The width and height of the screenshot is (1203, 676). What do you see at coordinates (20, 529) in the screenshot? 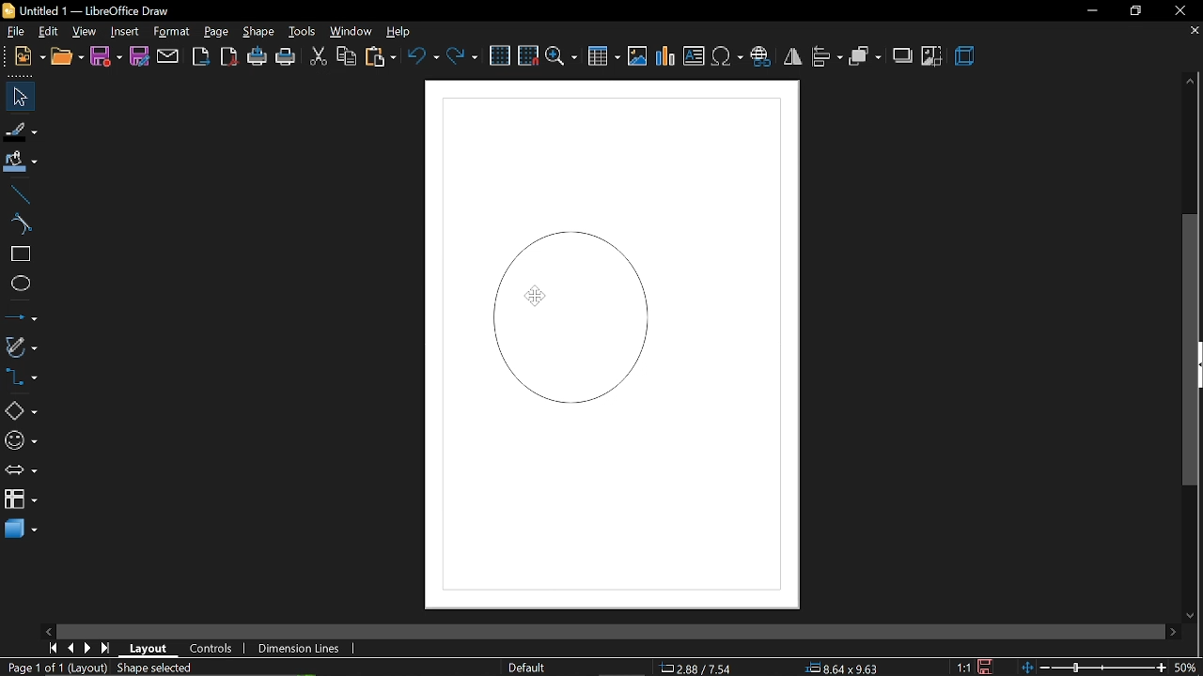
I see `3d shapes` at bounding box center [20, 529].